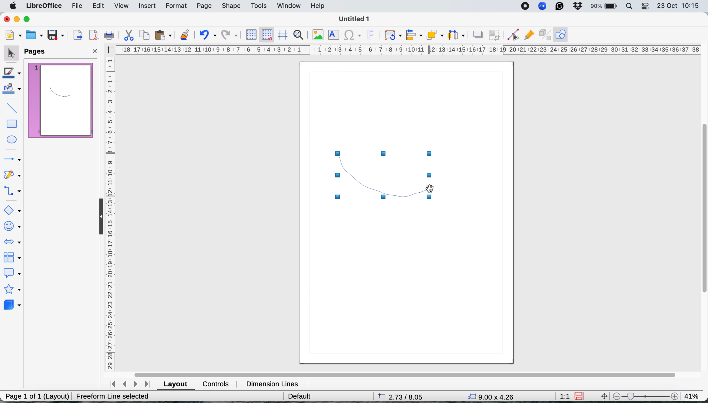 The width and height of the screenshot is (708, 403). What do you see at coordinates (253, 34) in the screenshot?
I see `display grid` at bounding box center [253, 34].